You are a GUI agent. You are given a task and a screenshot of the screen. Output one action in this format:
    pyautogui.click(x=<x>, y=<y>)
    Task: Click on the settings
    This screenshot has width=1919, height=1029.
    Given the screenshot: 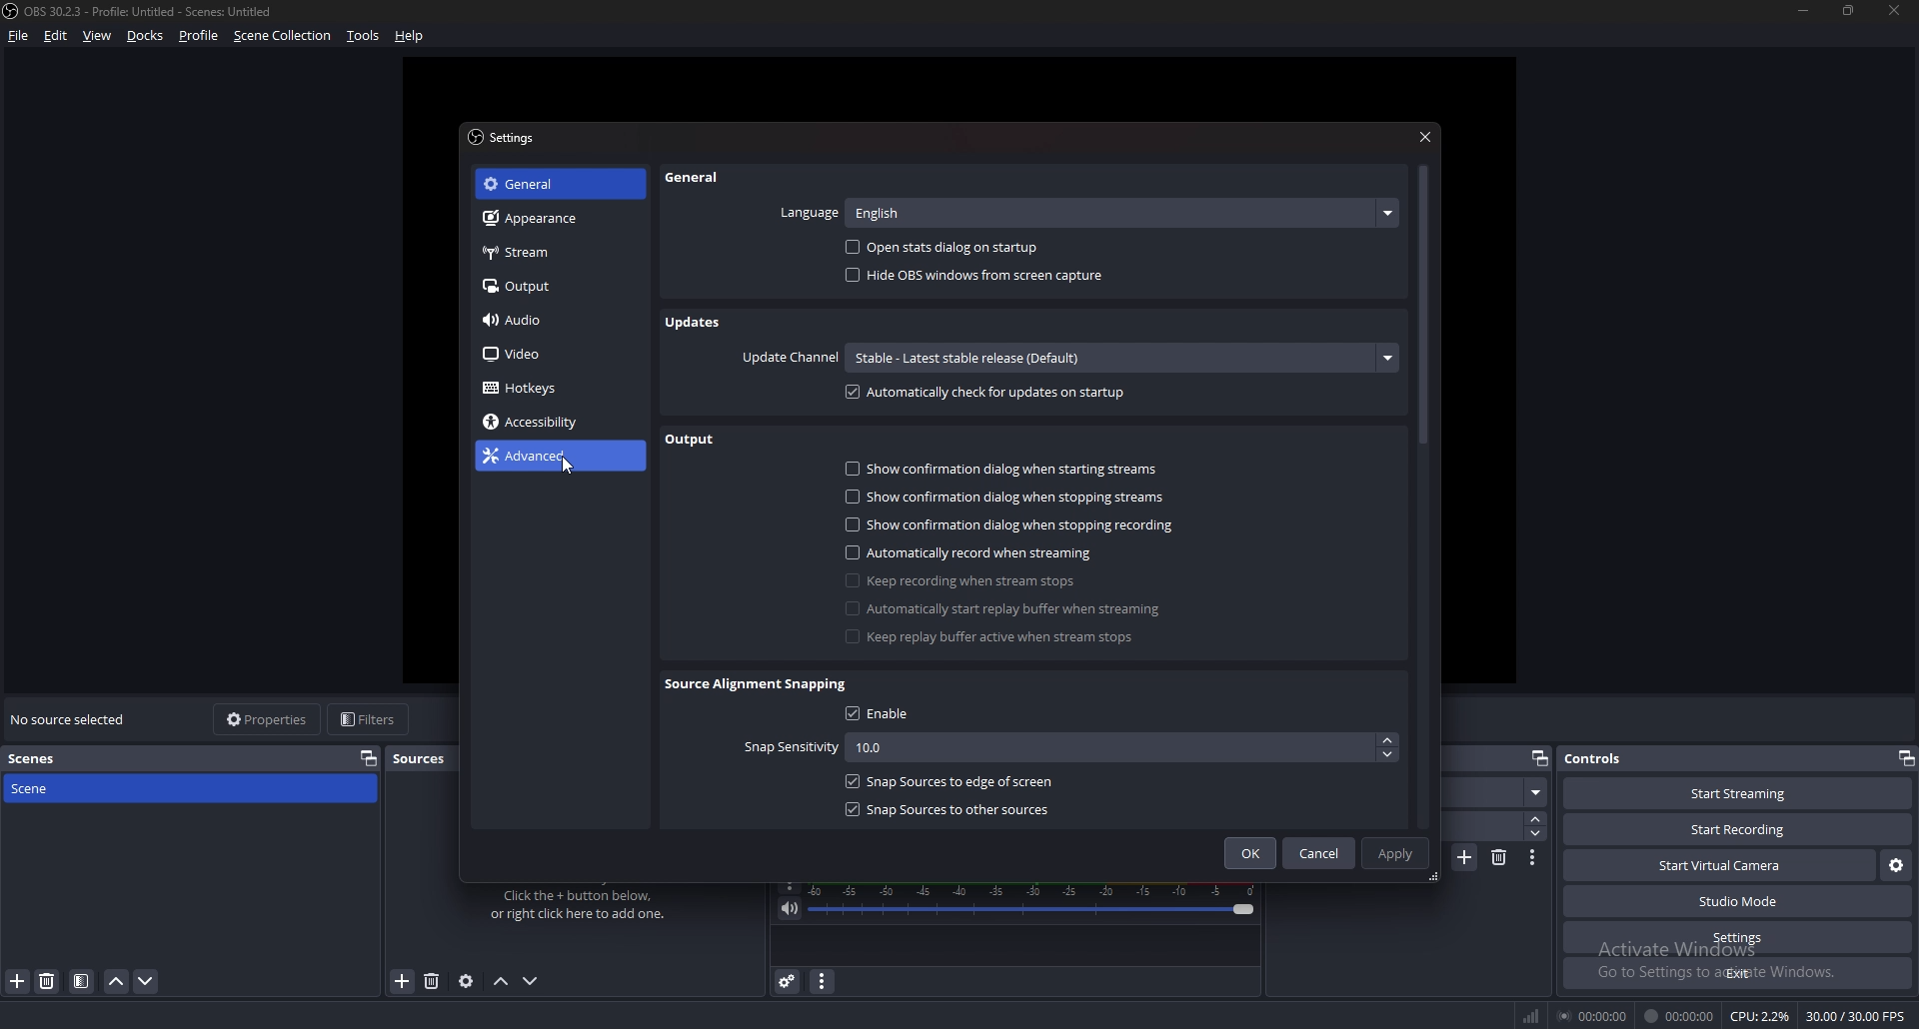 What is the action you would take?
    pyautogui.click(x=1737, y=938)
    